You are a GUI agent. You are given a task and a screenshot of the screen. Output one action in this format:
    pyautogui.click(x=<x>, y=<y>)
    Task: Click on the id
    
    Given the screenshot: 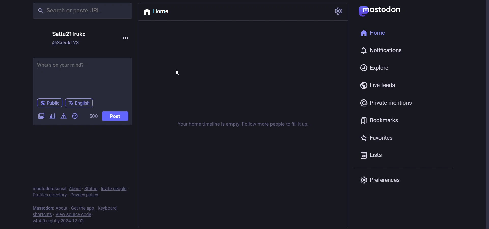 What is the action you would take?
    pyautogui.click(x=68, y=43)
    